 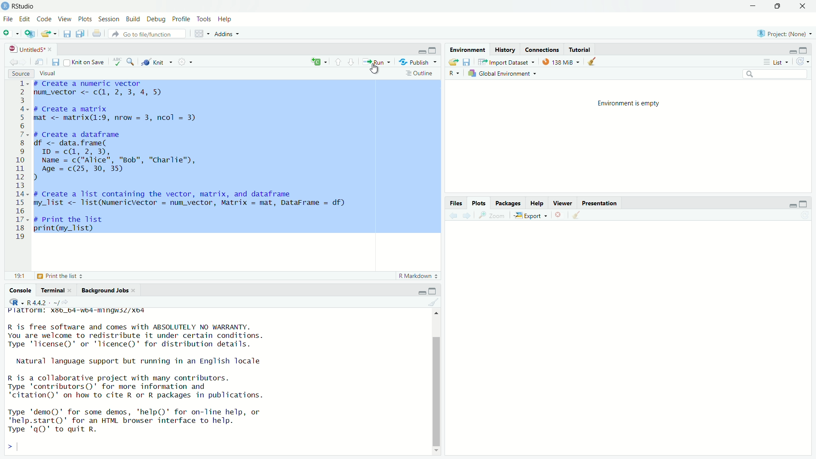 I want to click on Files, so click(x=458, y=203).